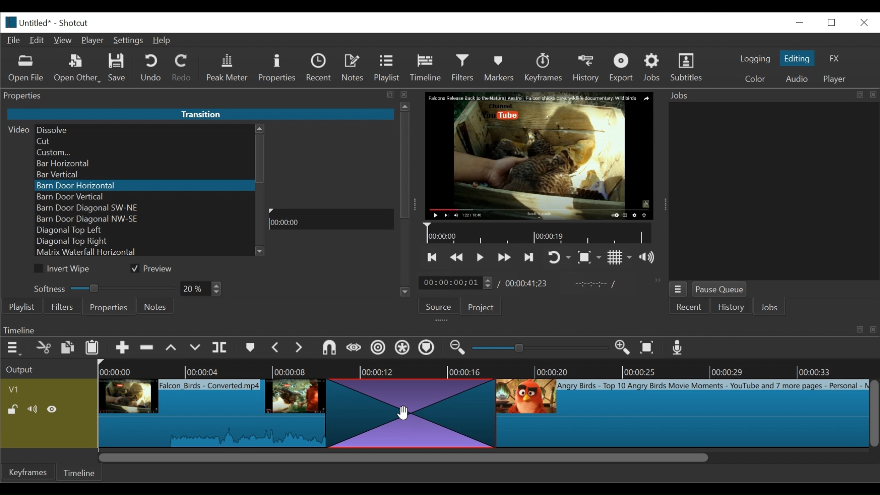 Image resolution: width=880 pixels, height=495 pixels. What do you see at coordinates (108, 307) in the screenshot?
I see `Properties` at bounding box center [108, 307].